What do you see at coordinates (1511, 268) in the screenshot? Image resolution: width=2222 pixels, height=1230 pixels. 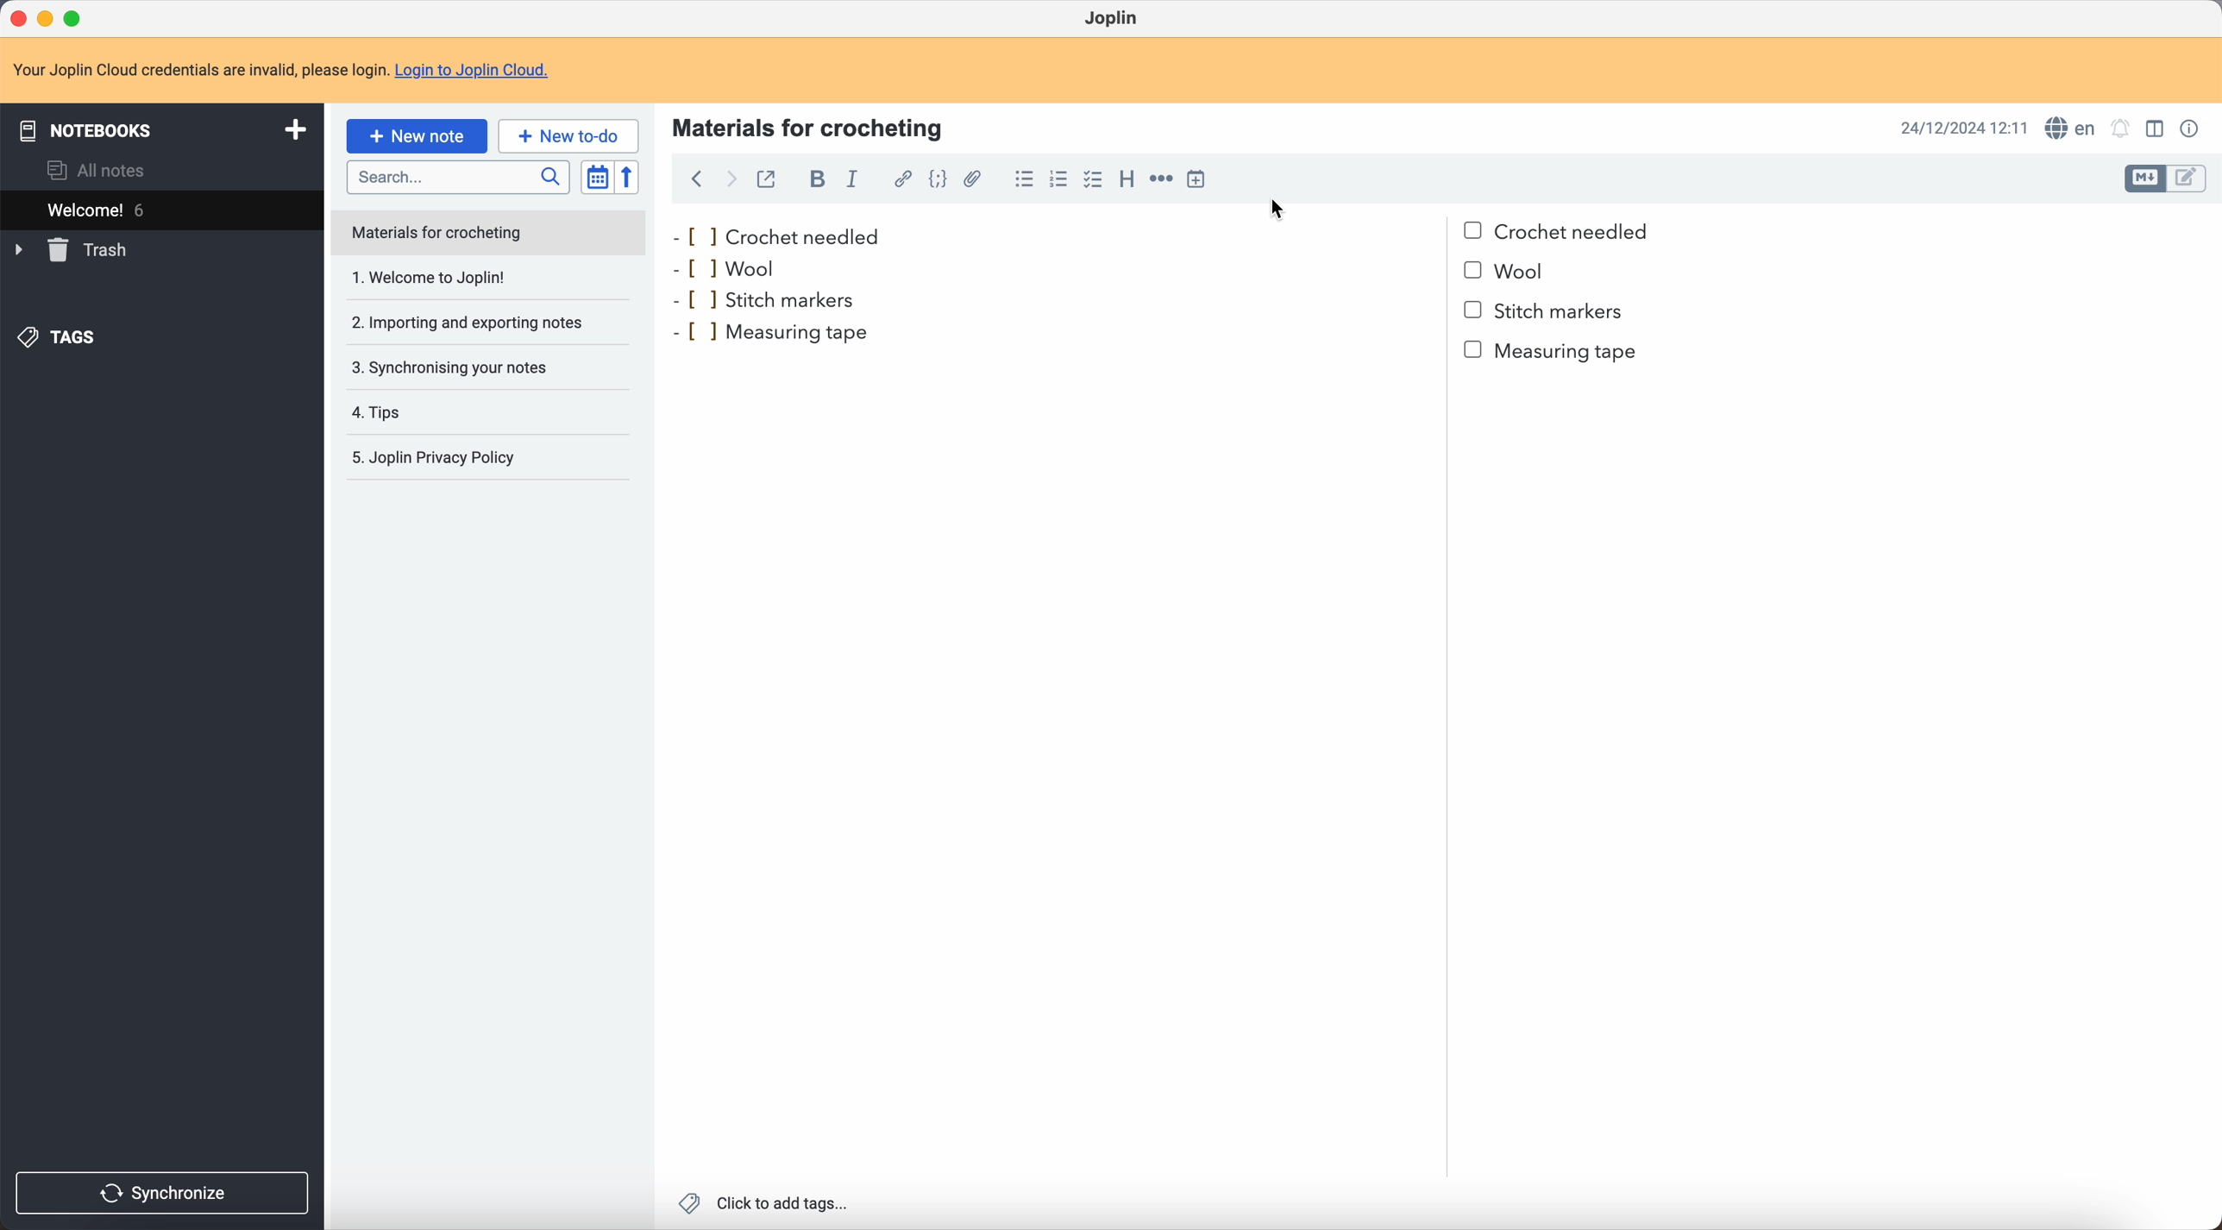 I see `bullet point` at bounding box center [1511, 268].